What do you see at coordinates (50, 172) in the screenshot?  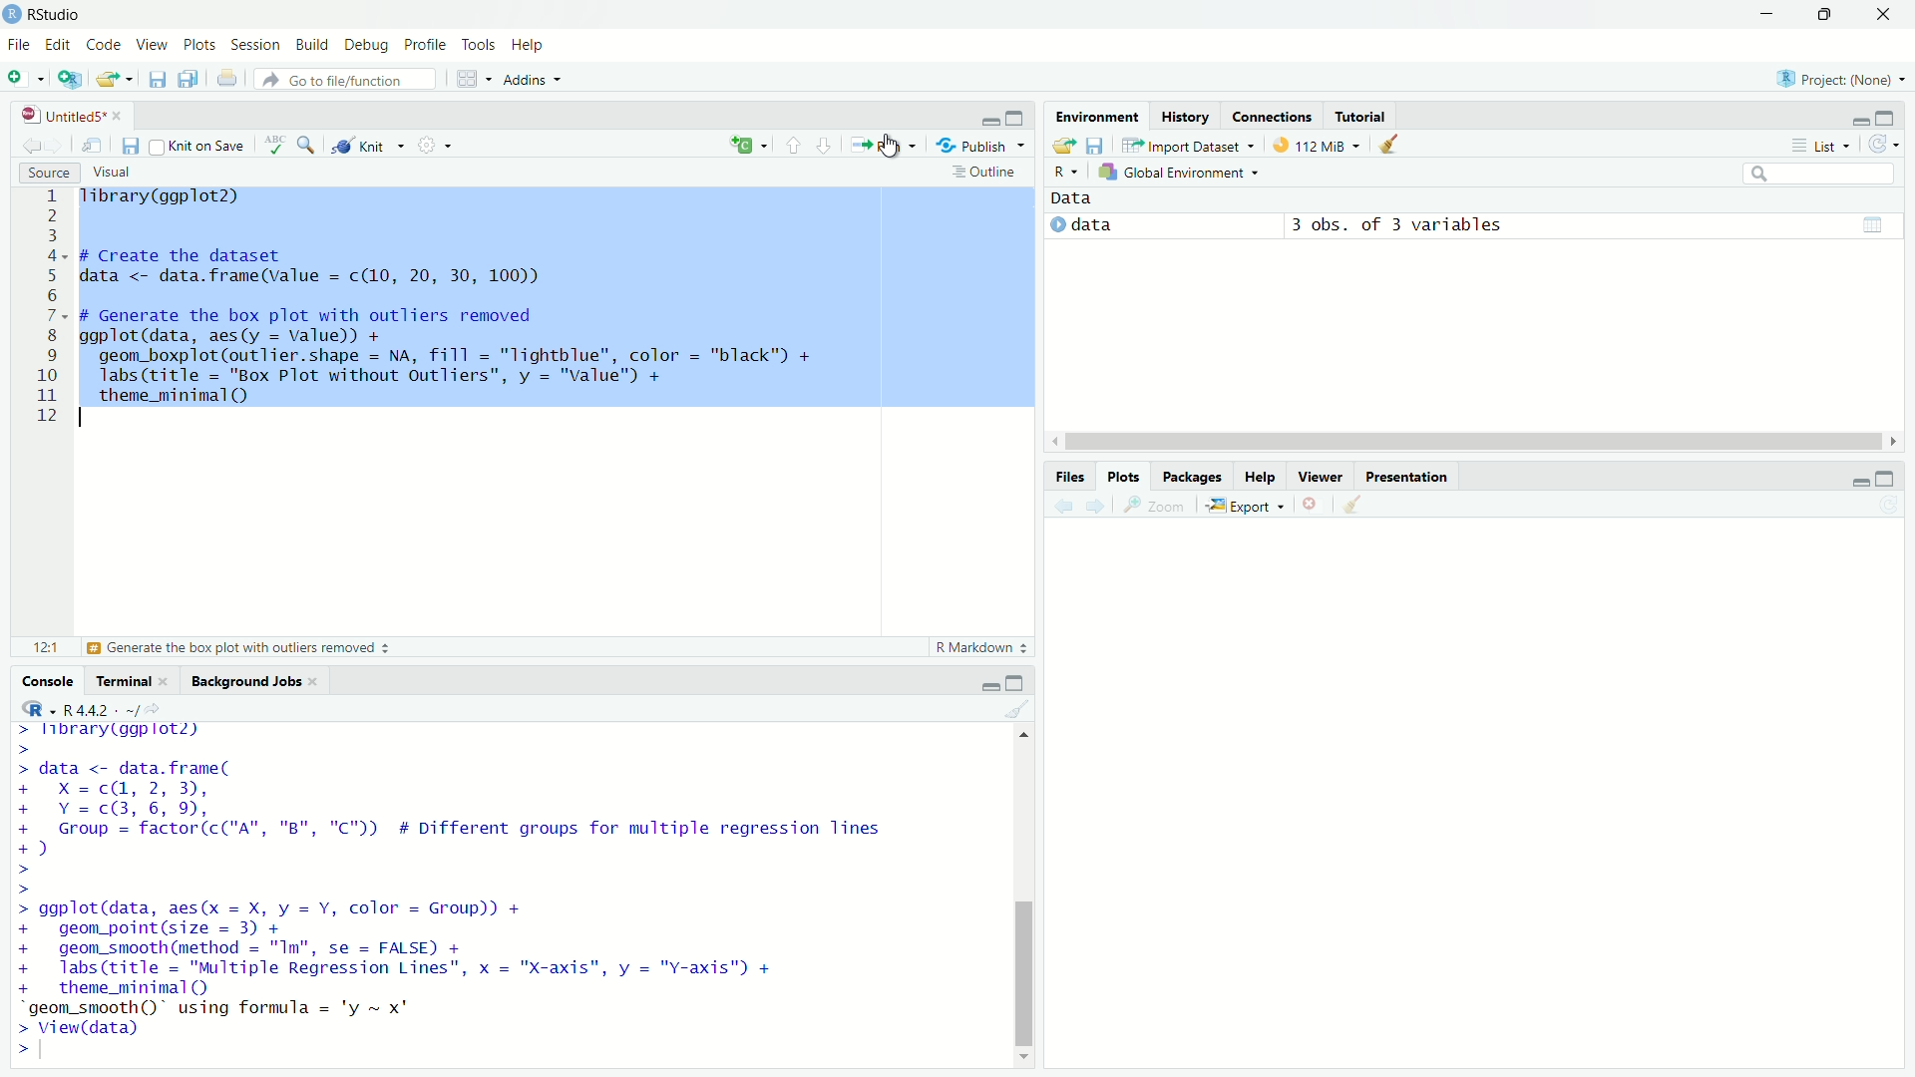 I see `Source` at bounding box center [50, 172].